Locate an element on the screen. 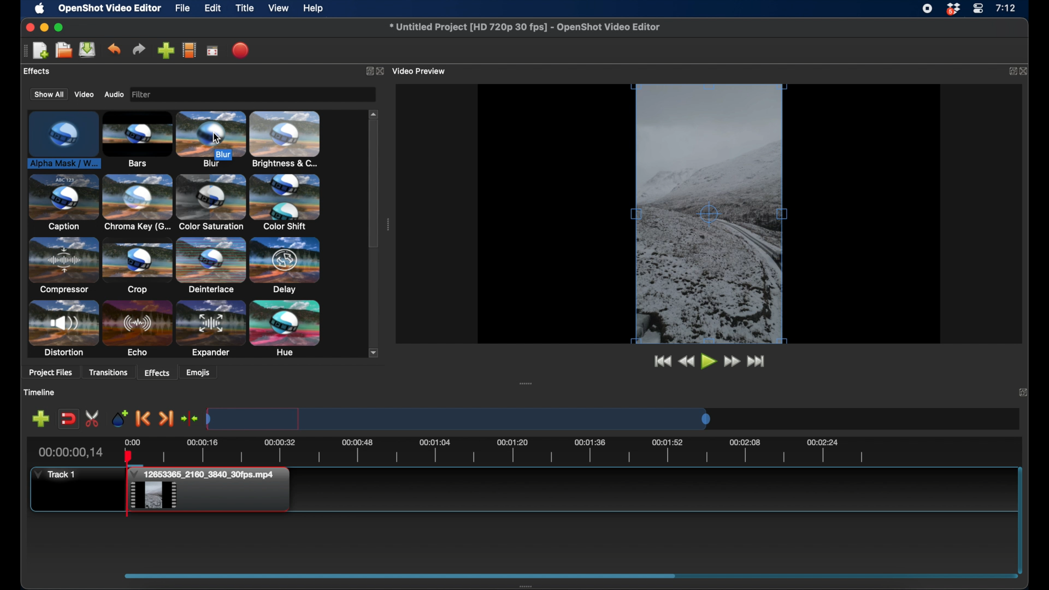  title is located at coordinates (245, 8).